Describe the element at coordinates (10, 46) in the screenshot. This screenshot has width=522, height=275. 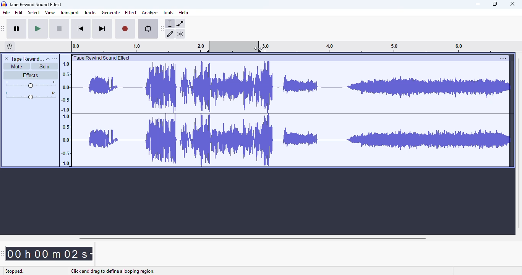
I see `timeline options` at that location.